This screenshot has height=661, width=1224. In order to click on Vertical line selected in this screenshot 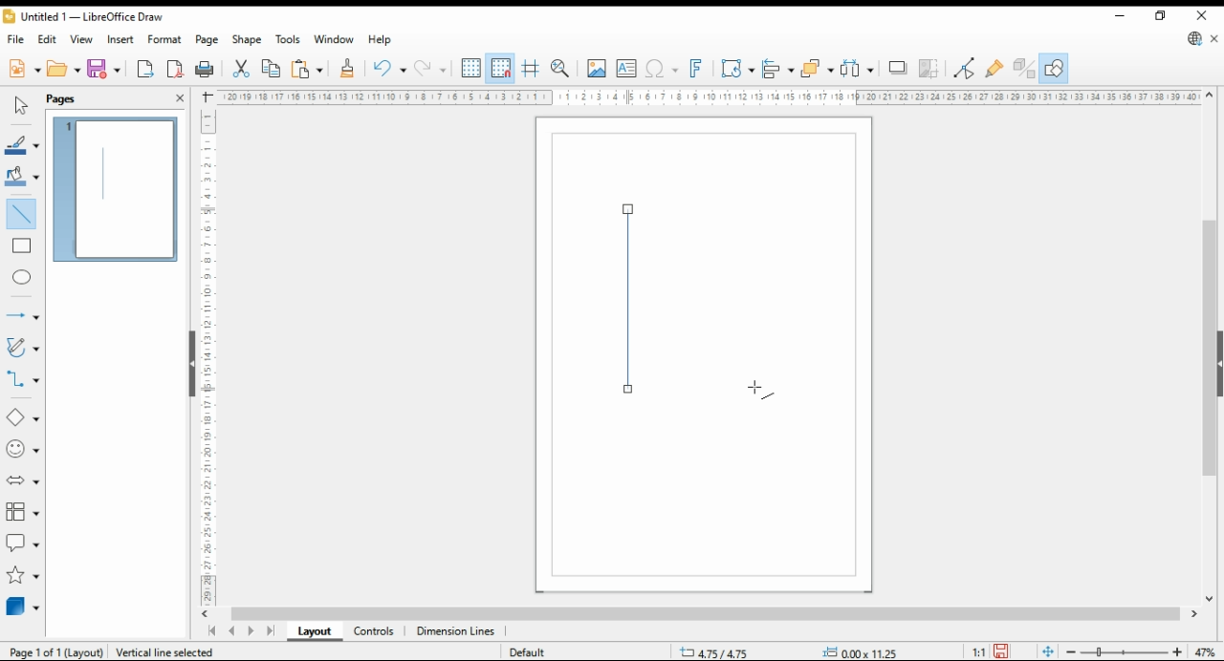, I will do `click(180, 650)`.